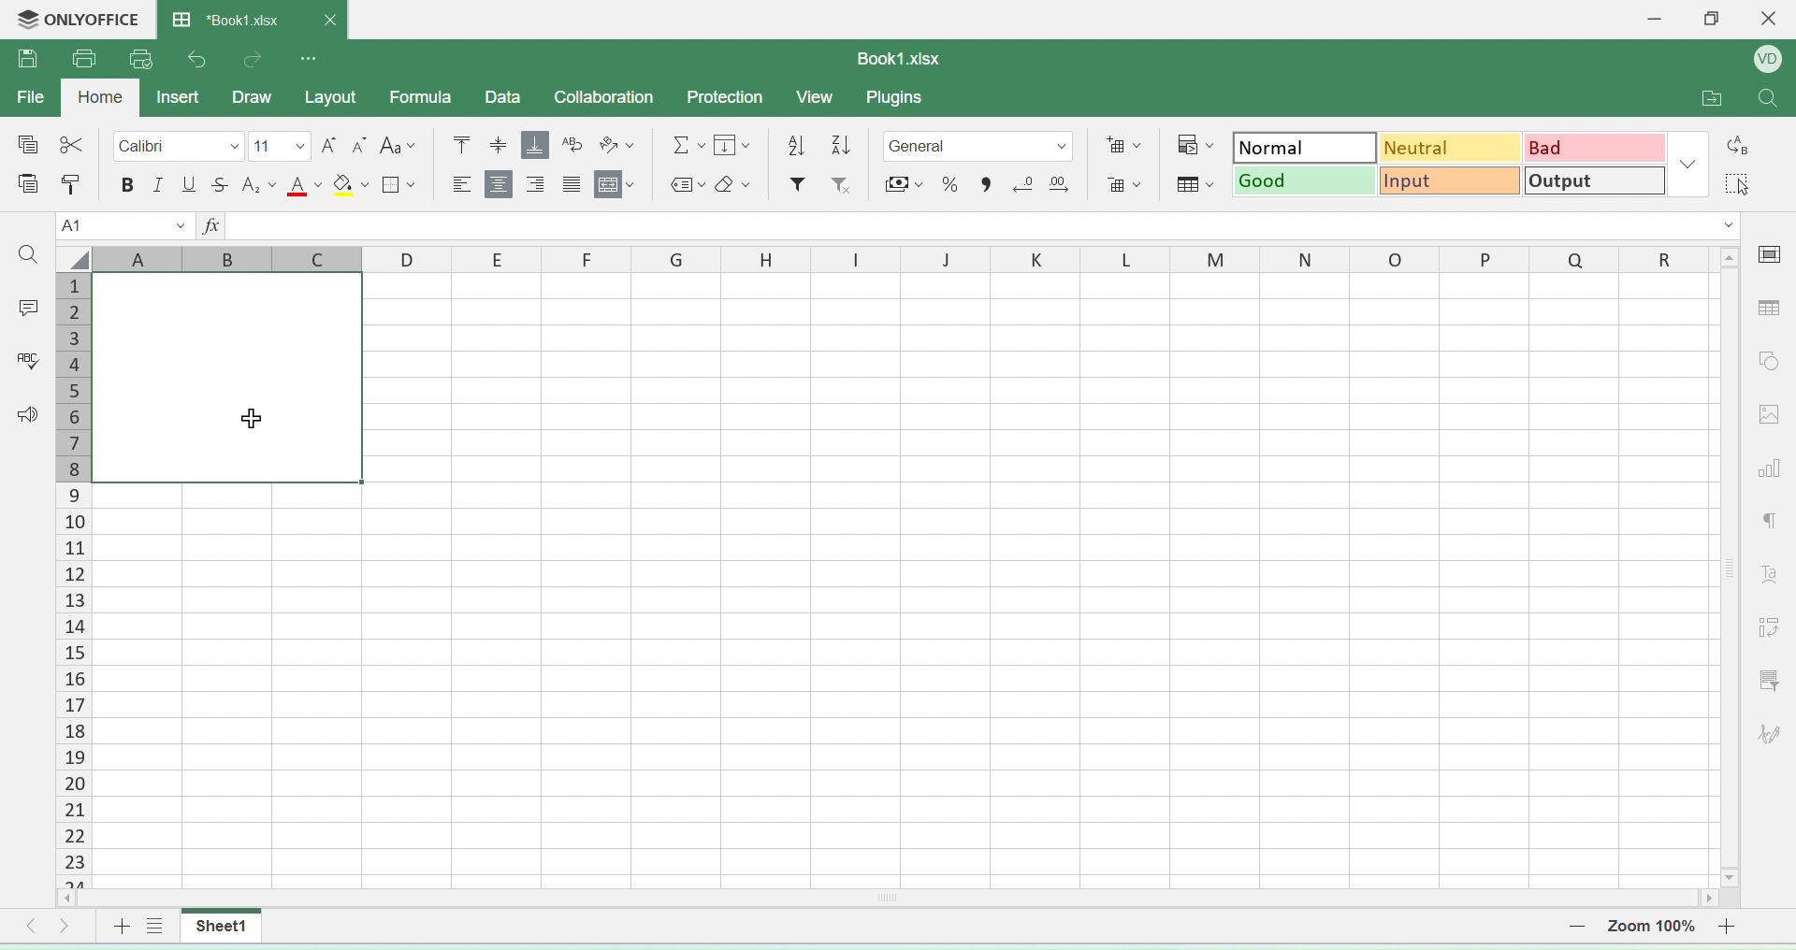  What do you see at coordinates (252, 416) in the screenshot?
I see `cursor on merged cells` at bounding box center [252, 416].